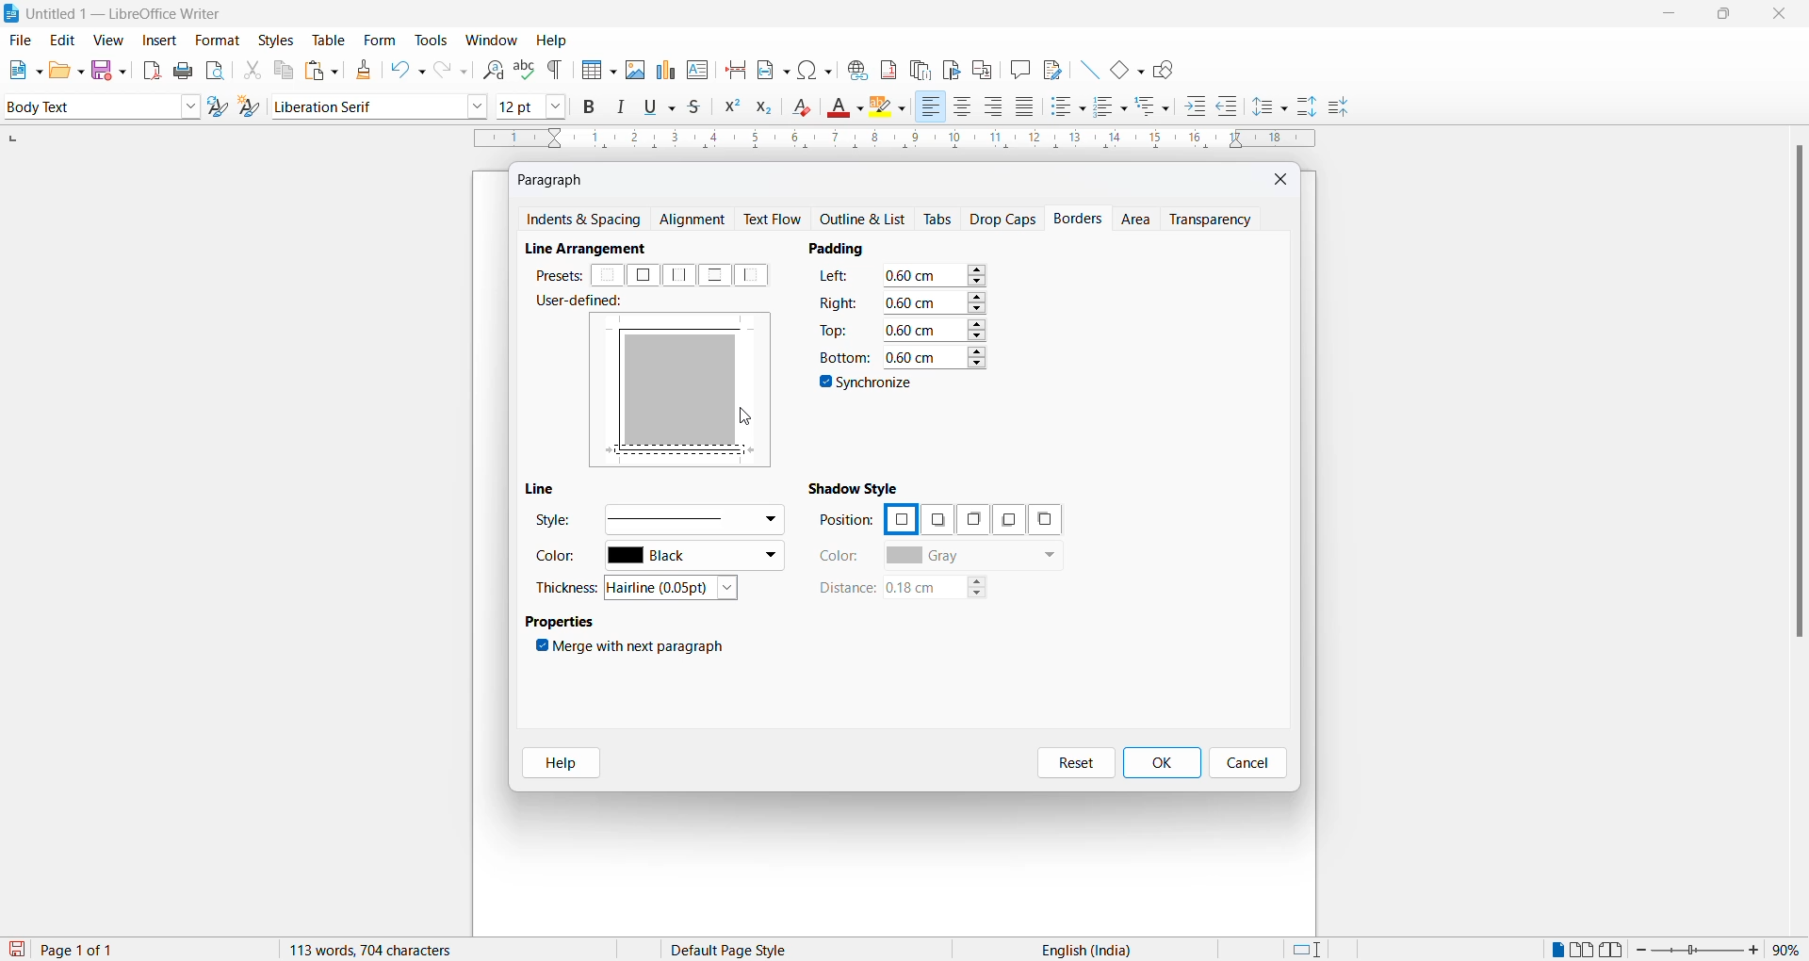  Describe the element at coordinates (855, 67) in the screenshot. I see `insert hyperlink` at that location.